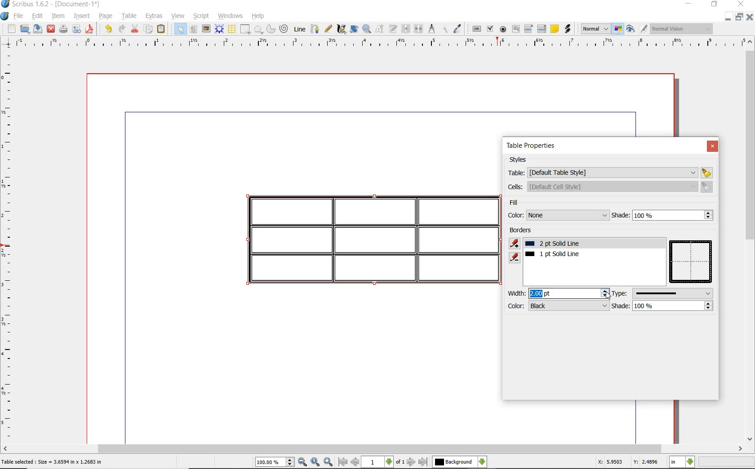  What do you see at coordinates (616, 28) in the screenshot?
I see `toggle color management system` at bounding box center [616, 28].